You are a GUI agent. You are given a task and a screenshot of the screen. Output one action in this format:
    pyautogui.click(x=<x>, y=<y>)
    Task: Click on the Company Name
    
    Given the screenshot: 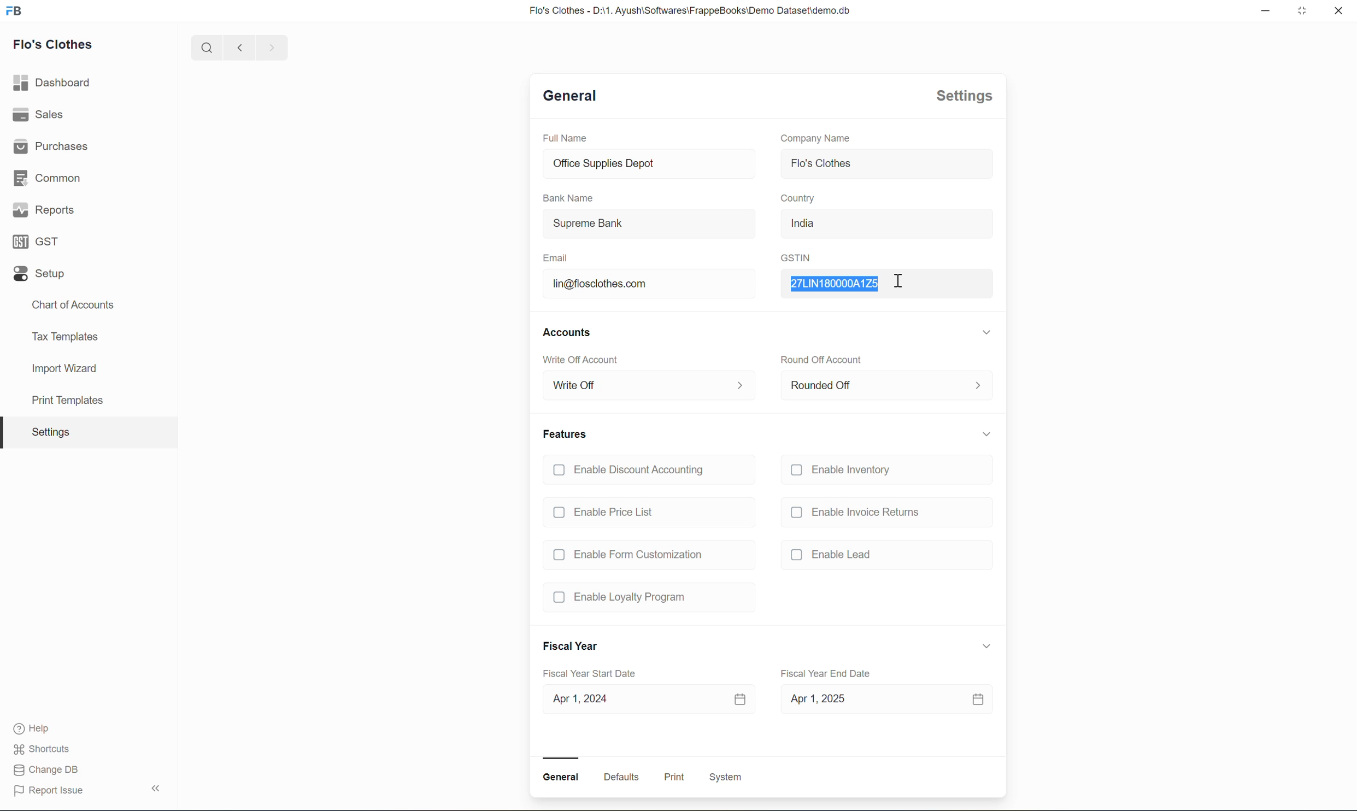 What is the action you would take?
    pyautogui.click(x=815, y=139)
    